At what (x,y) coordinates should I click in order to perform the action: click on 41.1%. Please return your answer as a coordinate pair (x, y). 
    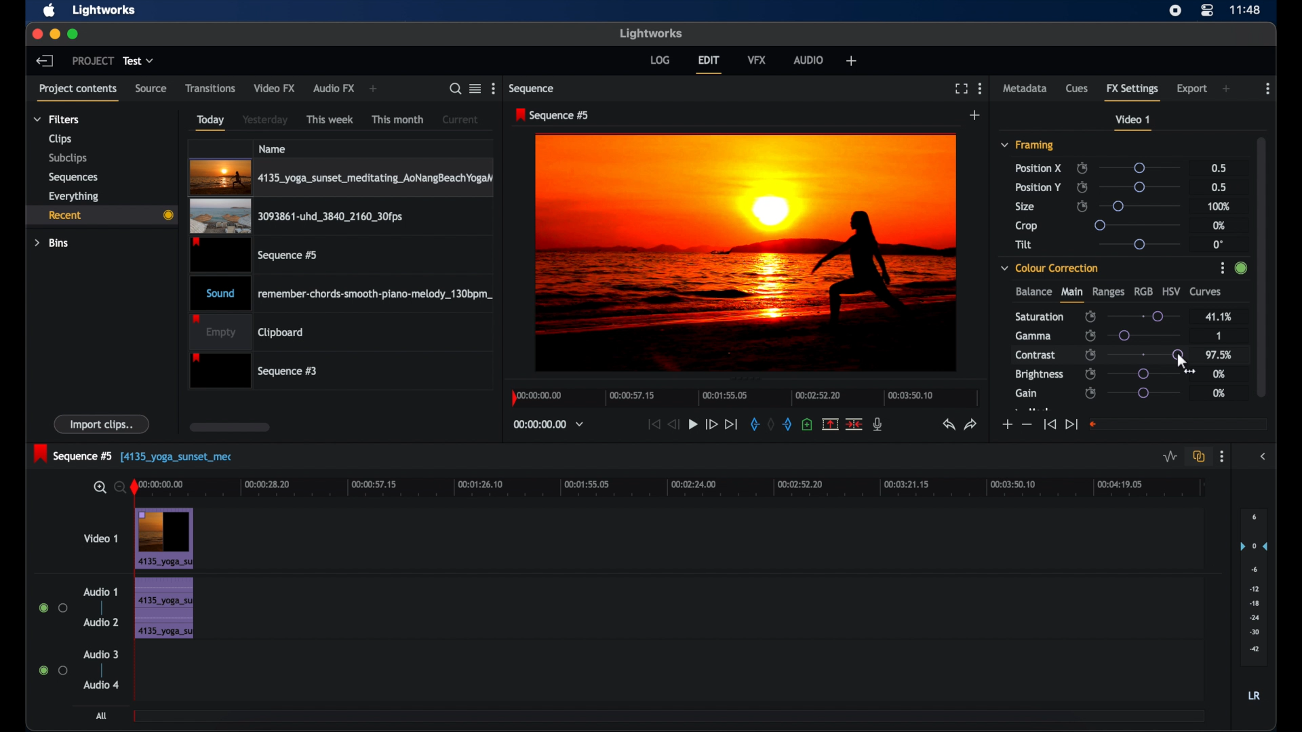
    Looking at the image, I should click on (1218, 316).